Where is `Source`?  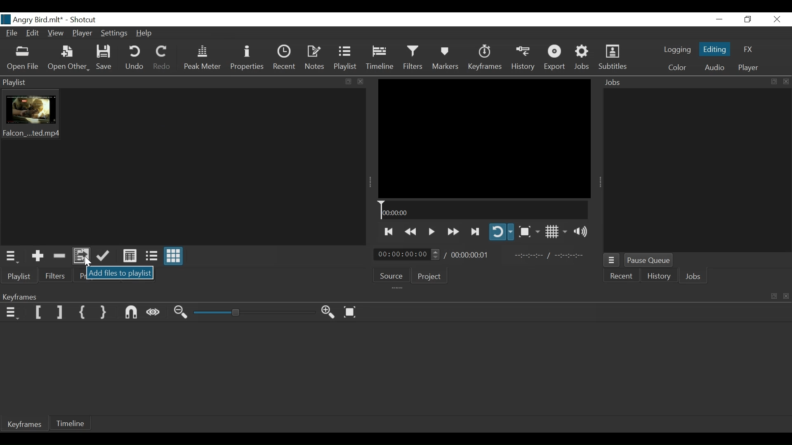 Source is located at coordinates (393, 276).